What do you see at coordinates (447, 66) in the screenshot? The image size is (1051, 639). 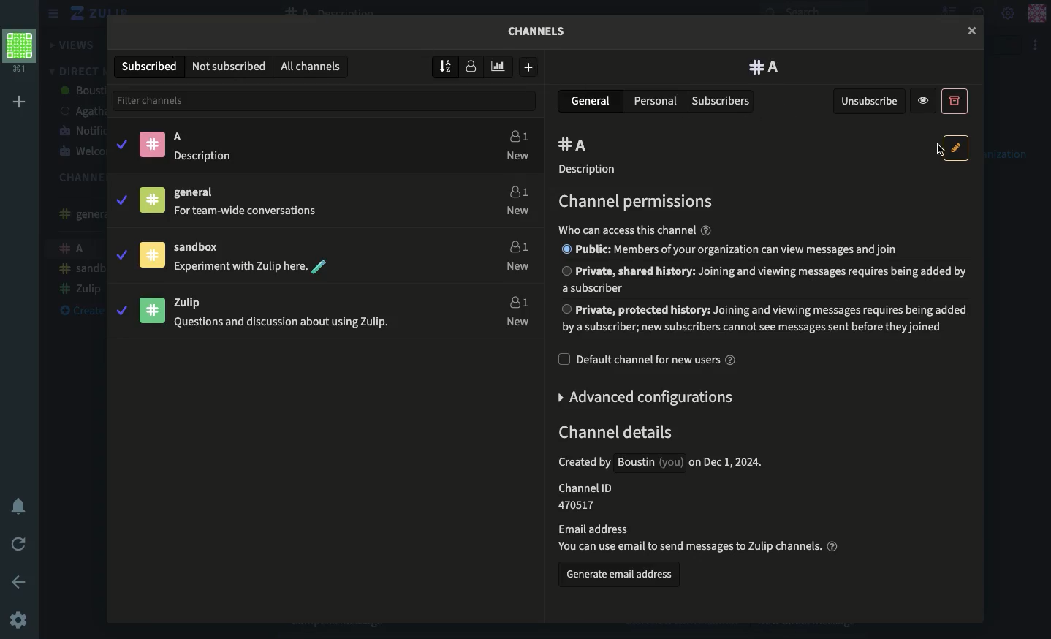 I see `Sort by name` at bounding box center [447, 66].